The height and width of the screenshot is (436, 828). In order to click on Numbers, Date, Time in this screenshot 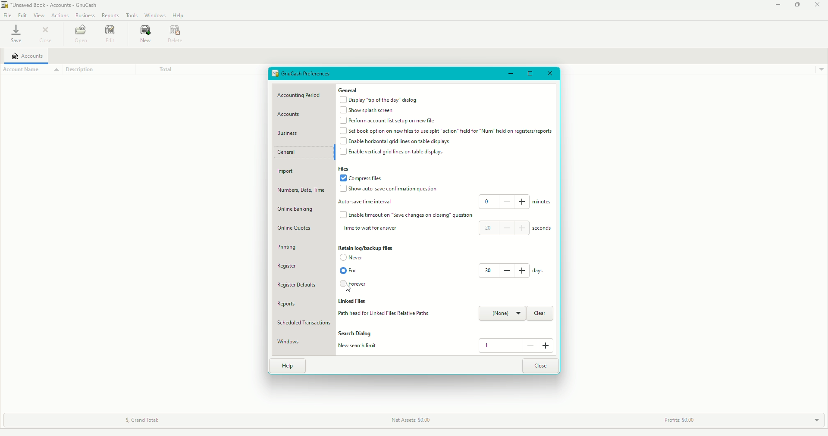, I will do `click(303, 191)`.